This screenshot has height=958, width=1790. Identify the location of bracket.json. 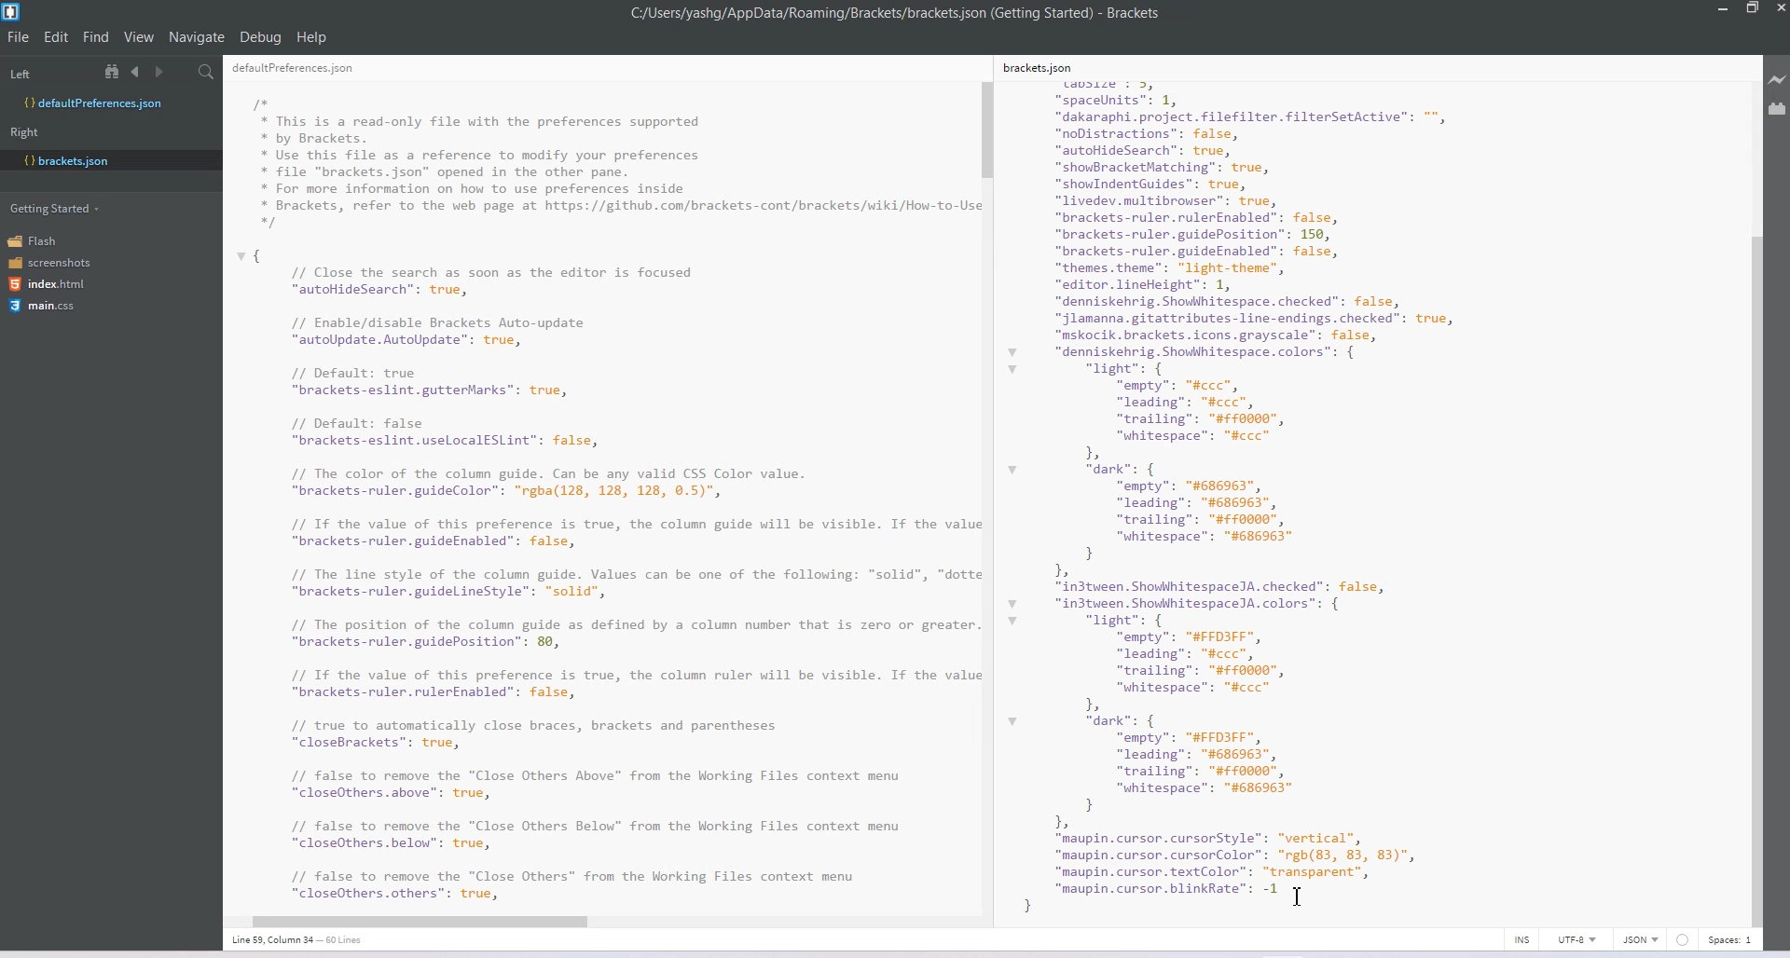
(106, 159).